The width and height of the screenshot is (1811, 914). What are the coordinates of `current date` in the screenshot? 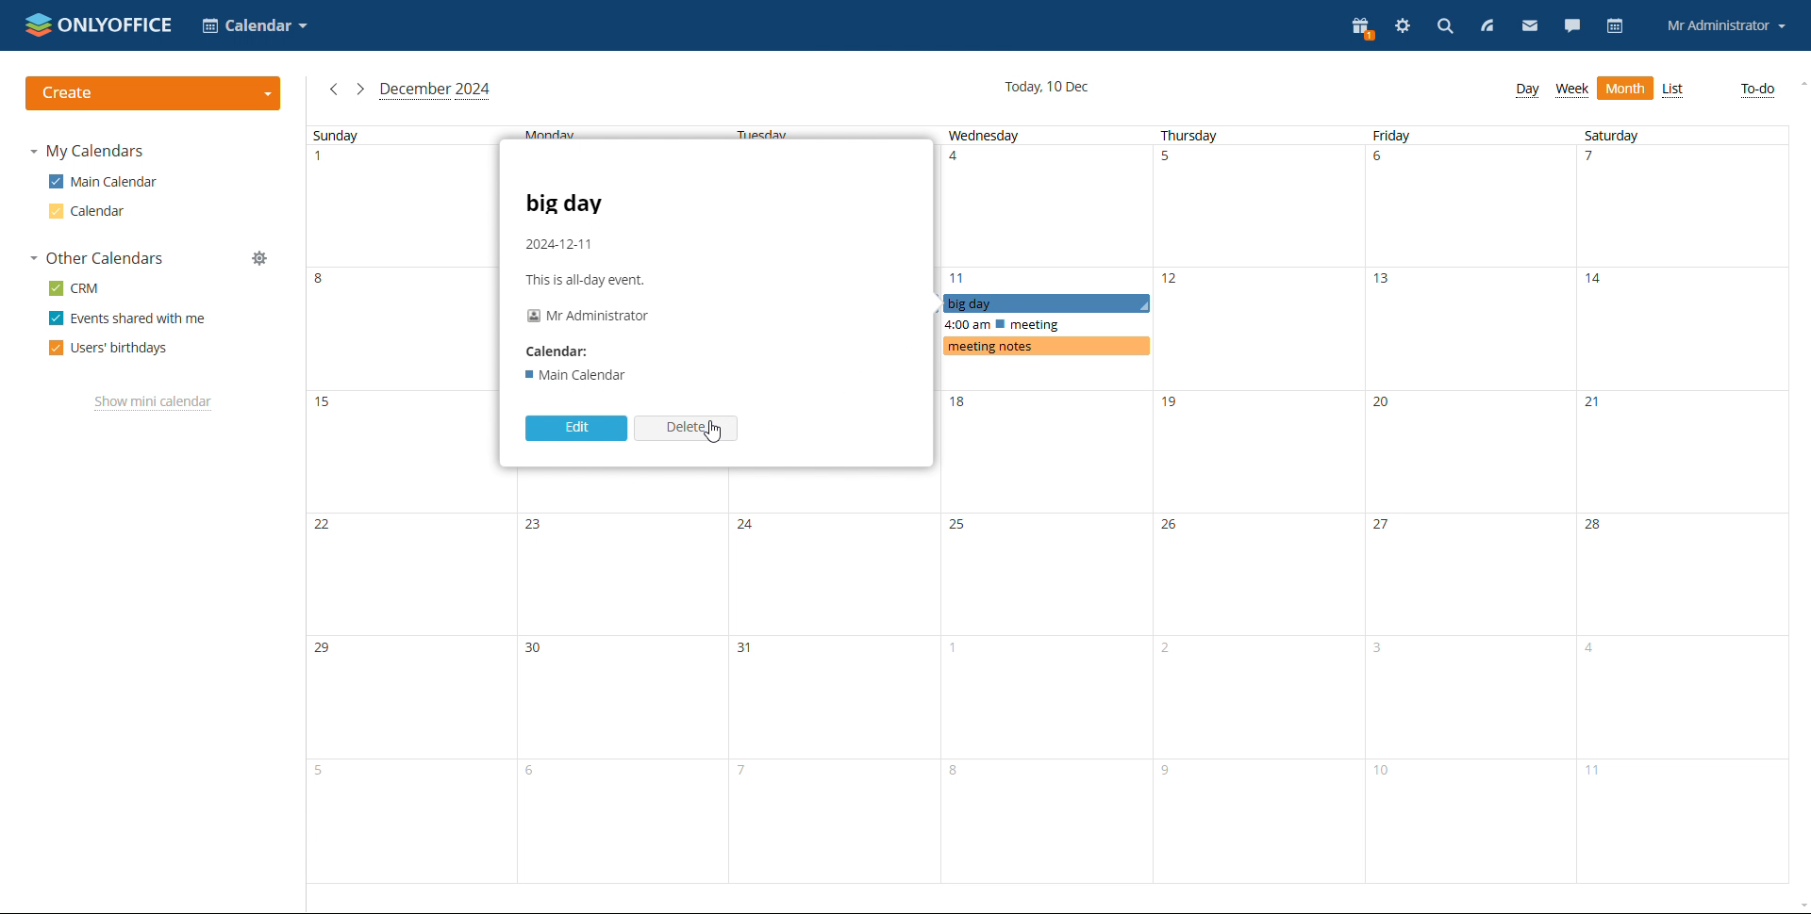 It's located at (1047, 87).